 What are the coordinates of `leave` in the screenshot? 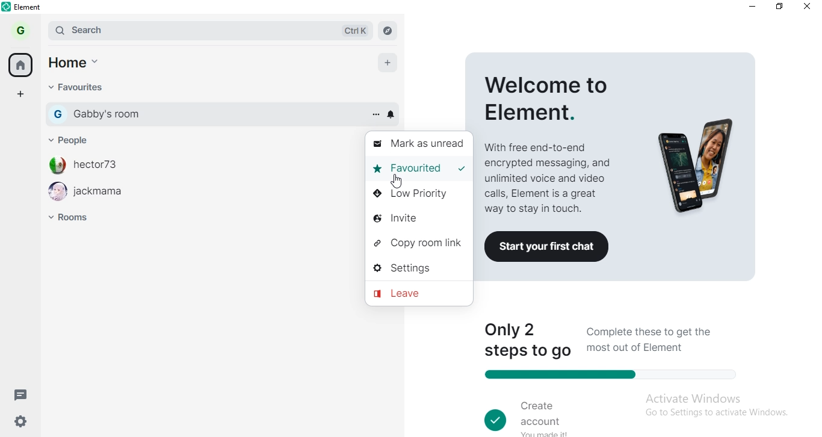 It's located at (418, 294).